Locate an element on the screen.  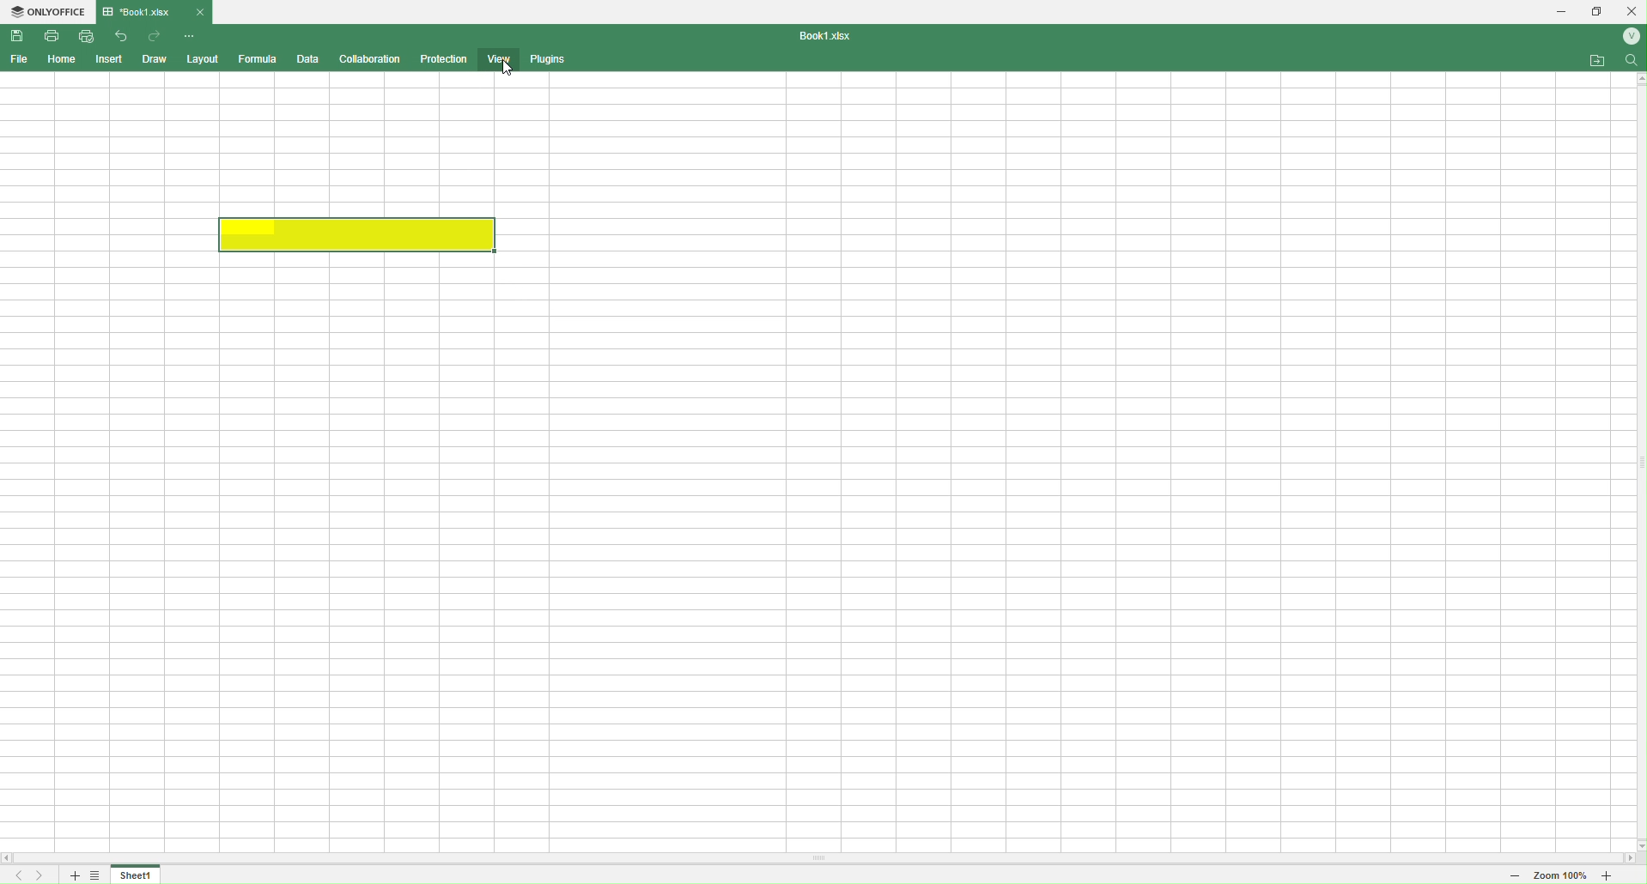
Home is located at coordinates (58, 60).